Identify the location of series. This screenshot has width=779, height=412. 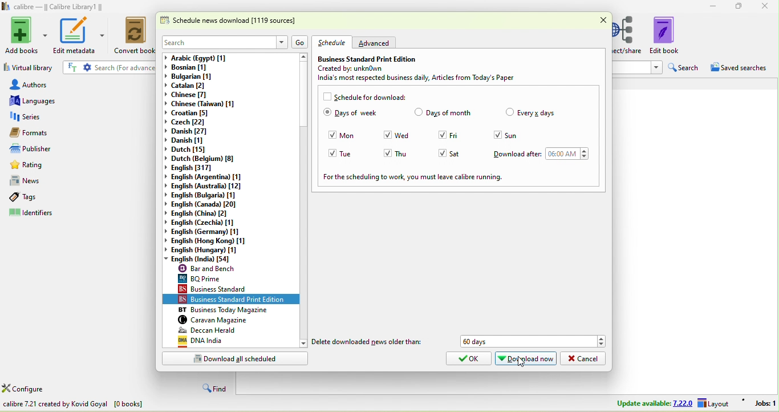
(80, 117).